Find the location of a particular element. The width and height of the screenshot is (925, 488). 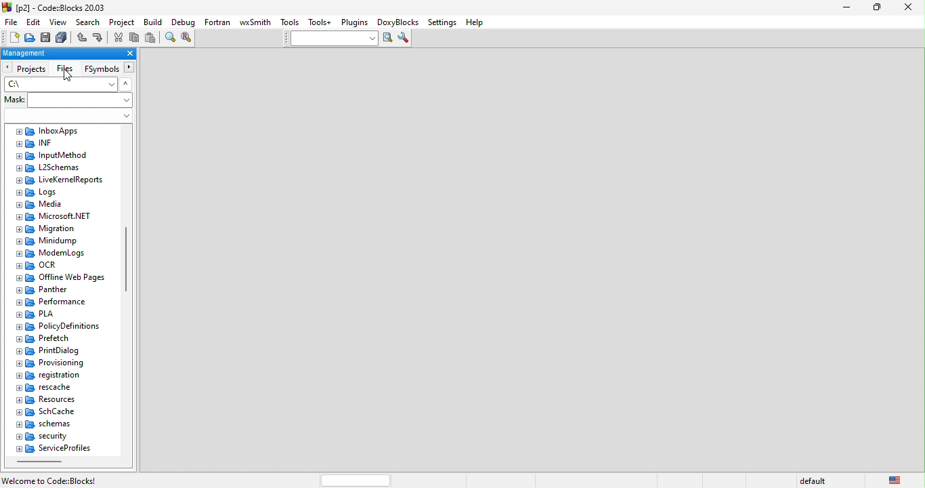

wxsmith is located at coordinates (255, 22).